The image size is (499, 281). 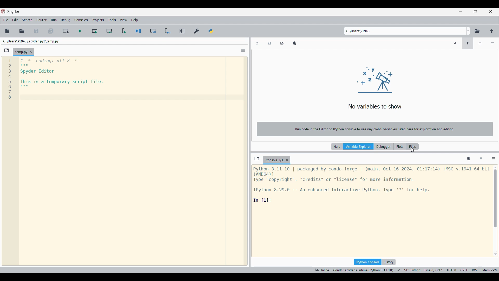 What do you see at coordinates (109, 31) in the screenshot?
I see `Run current cell and fo to next one` at bounding box center [109, 31].